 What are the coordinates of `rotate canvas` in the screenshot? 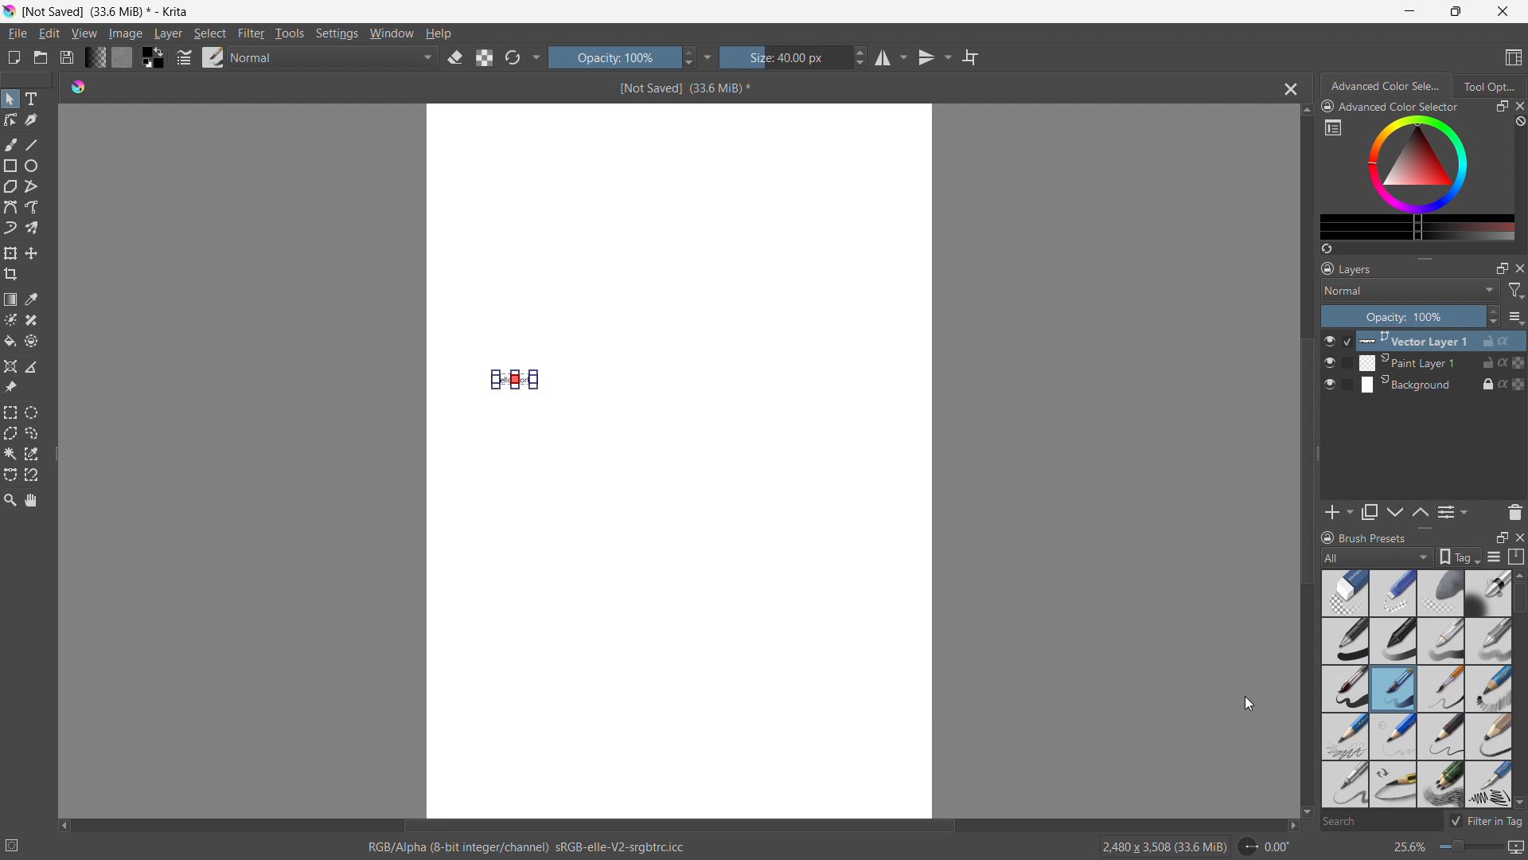 It's located at (1265, 846).